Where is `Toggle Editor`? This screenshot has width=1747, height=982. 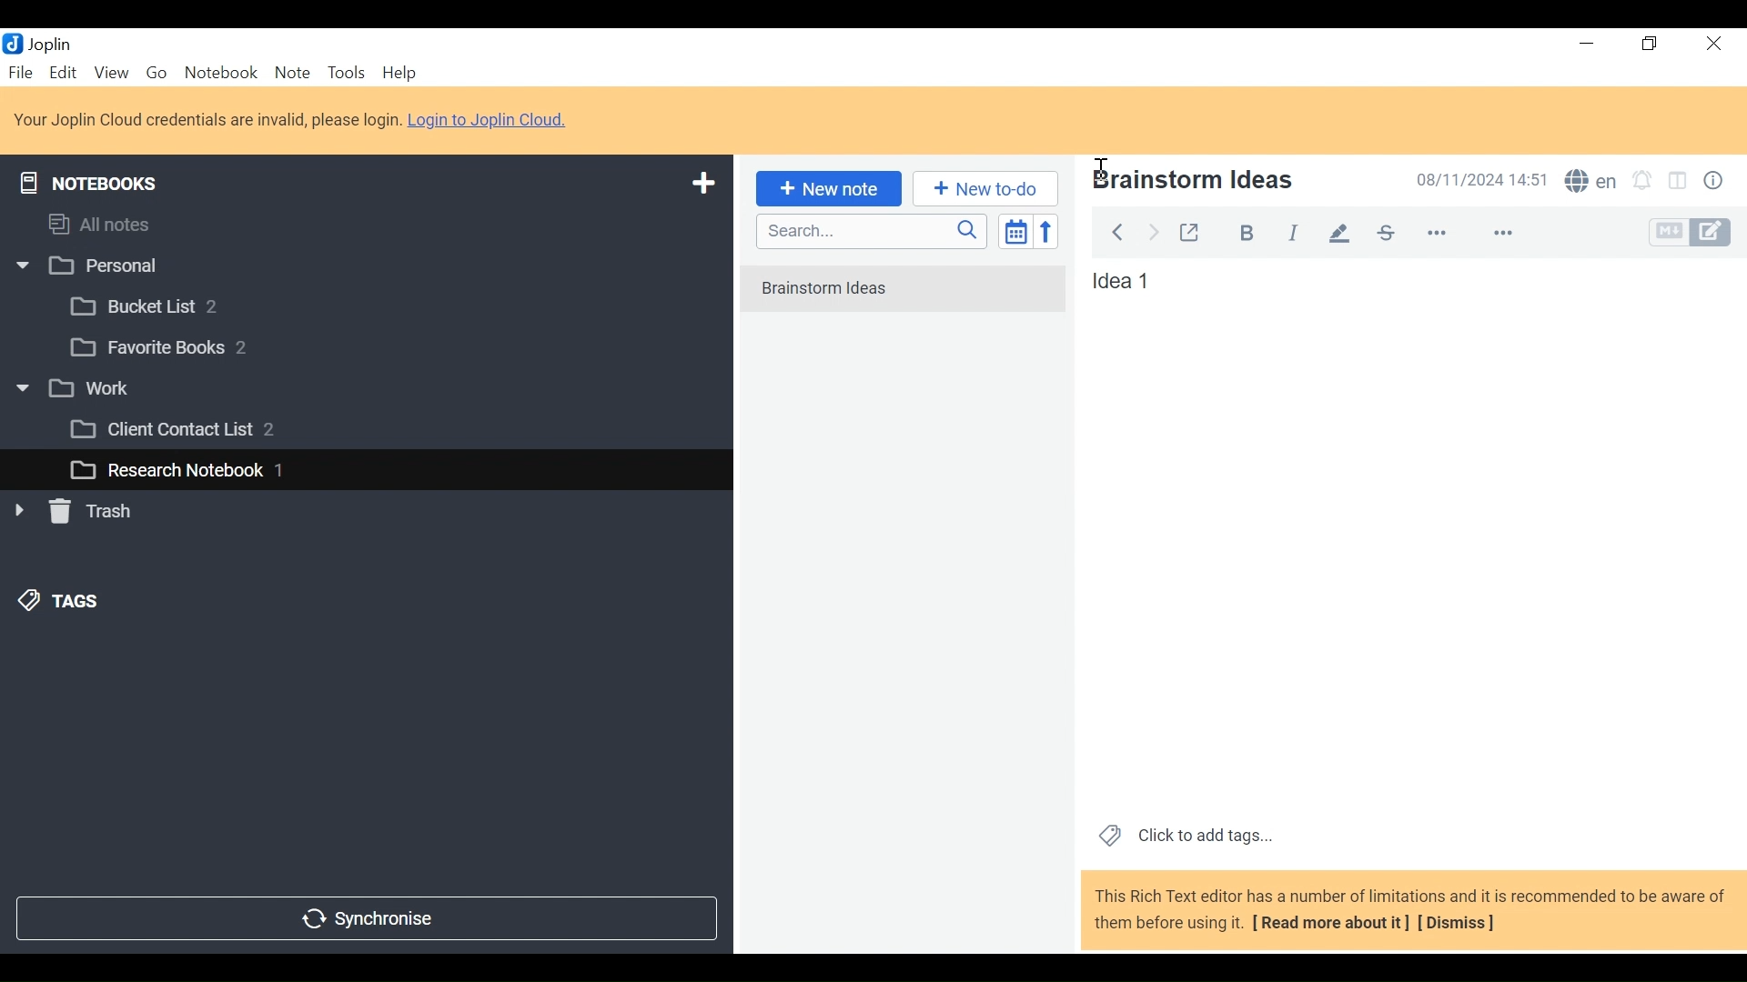
Toggle Editor is located at coordinates (1691, 233).